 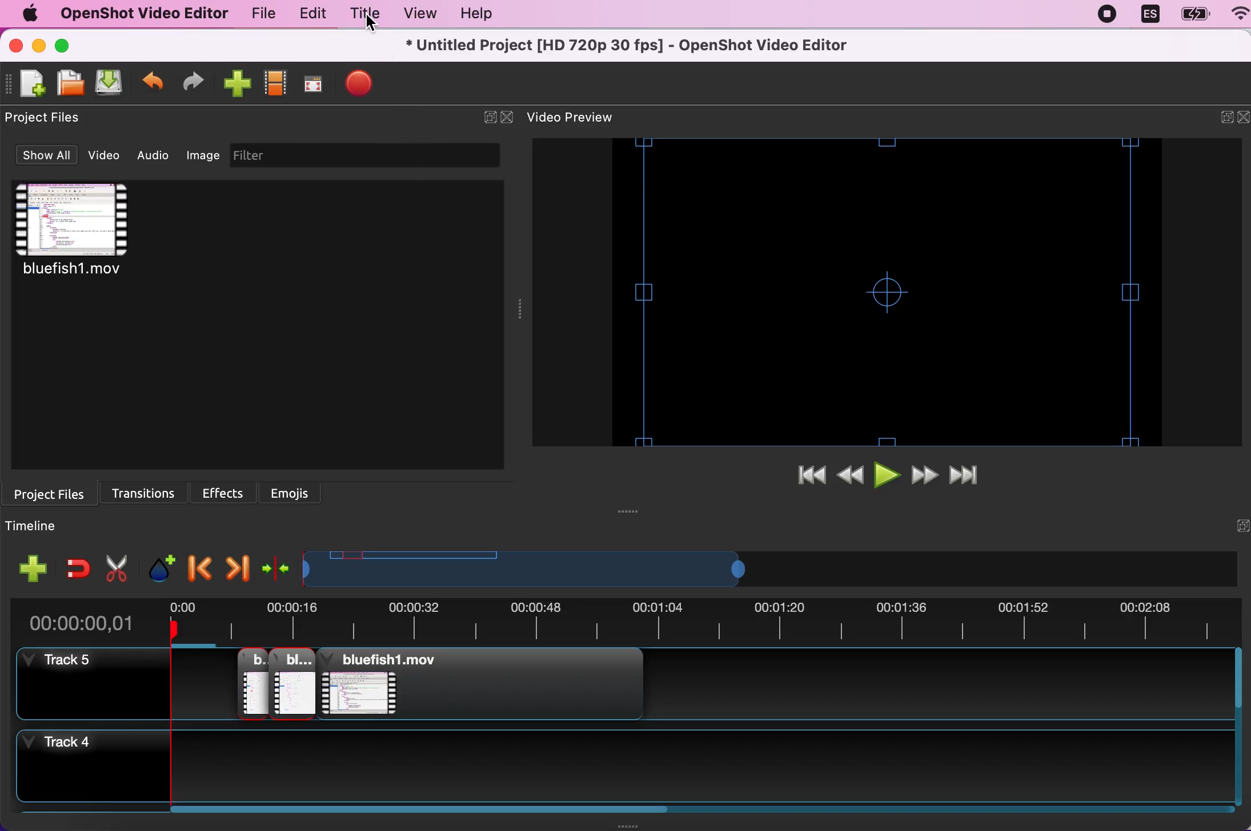 I want to click on track 5, so click(x=707, y=688).